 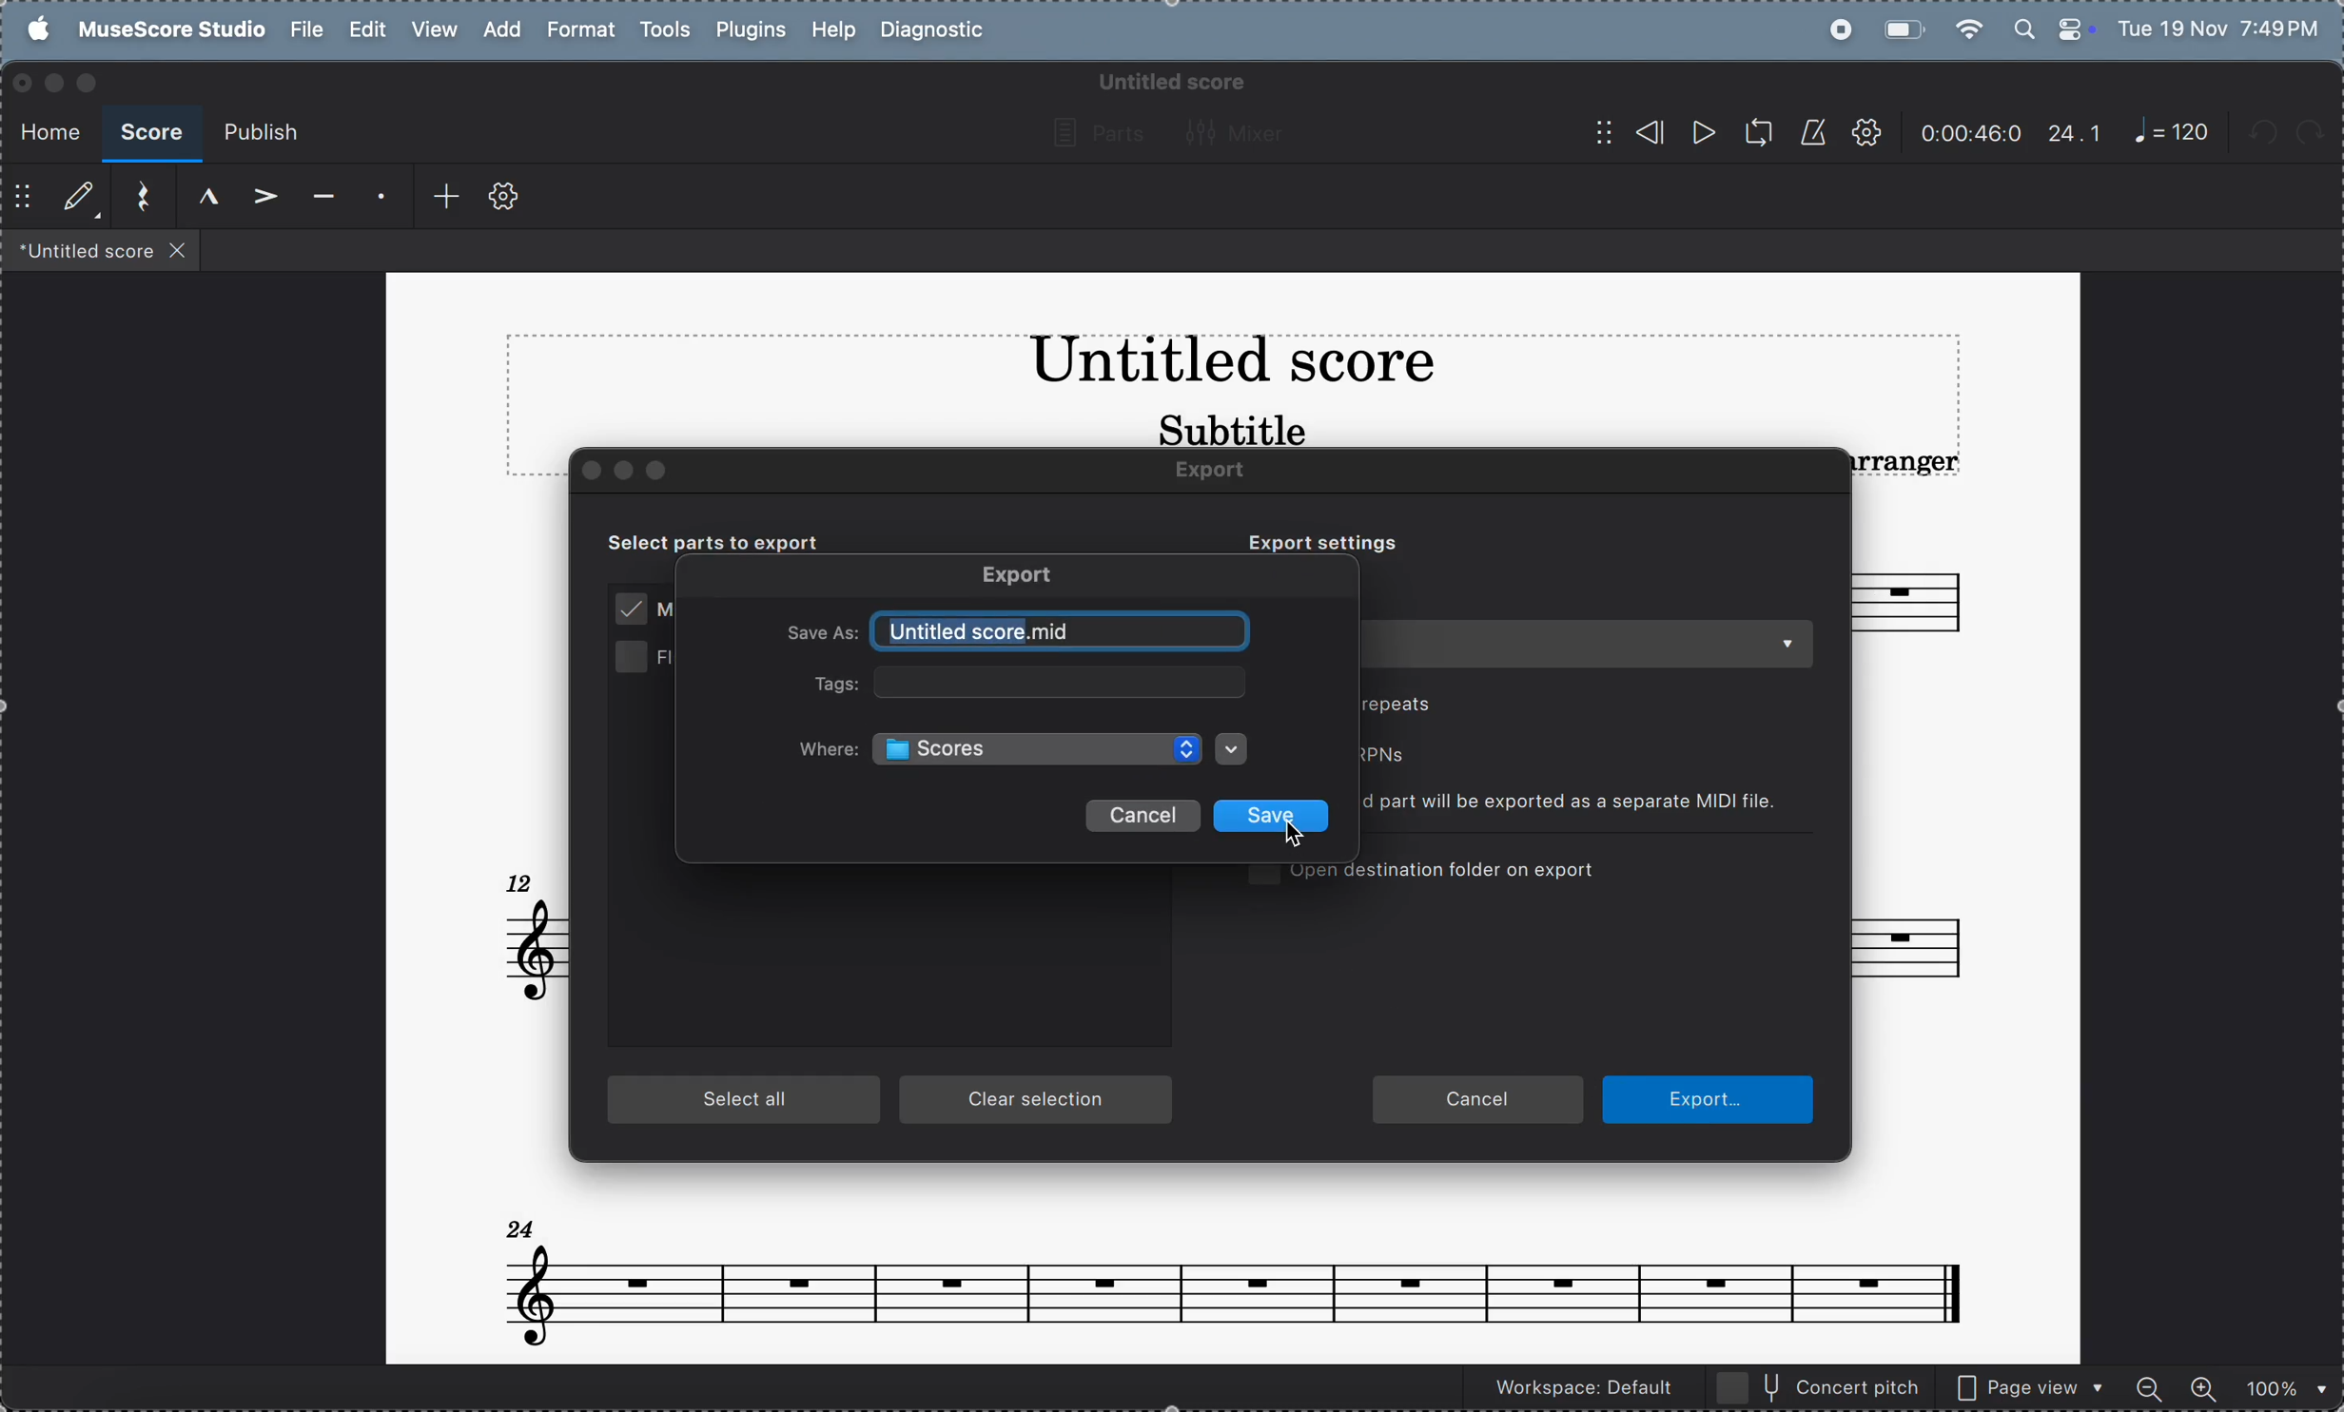 What do you see at coordinates (2031, 1385) in the screenshot?
I see `page view` at bounding box center [2031, 1385].